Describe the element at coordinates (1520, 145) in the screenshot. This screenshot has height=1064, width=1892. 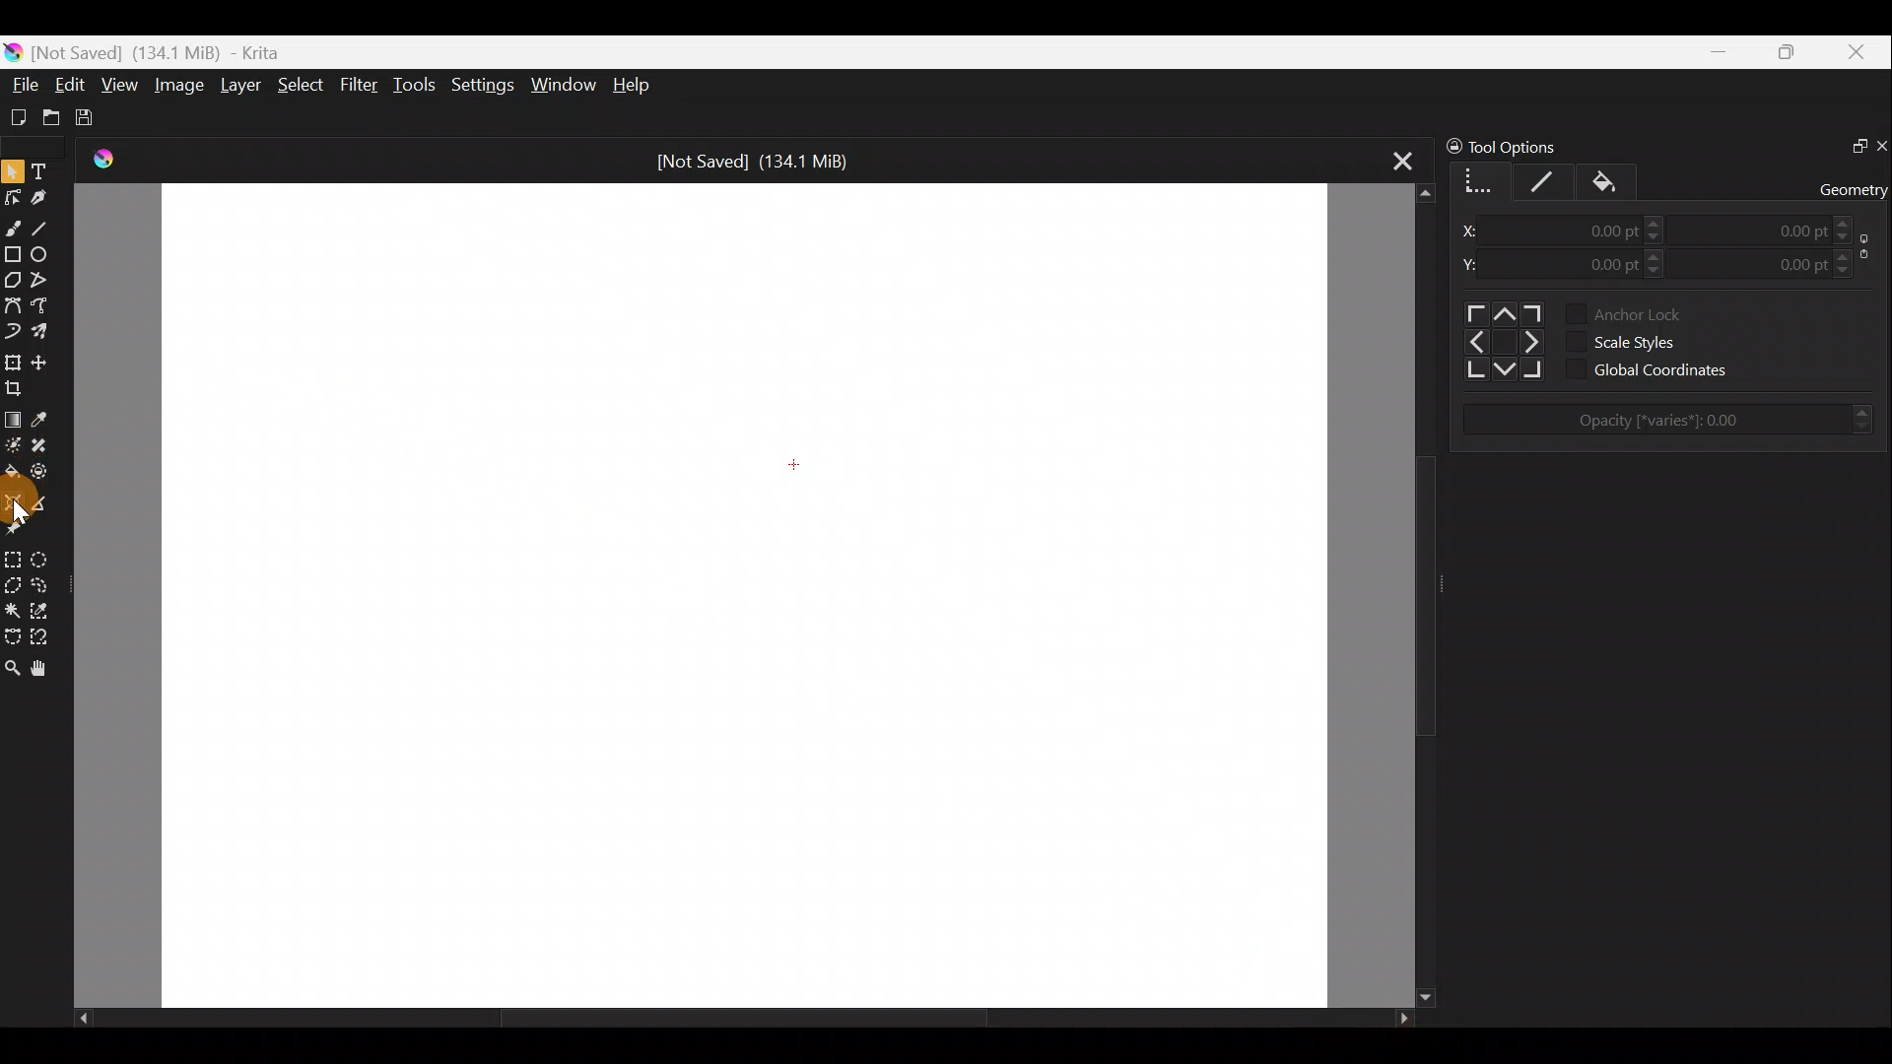
I see `Tool options` at that location.